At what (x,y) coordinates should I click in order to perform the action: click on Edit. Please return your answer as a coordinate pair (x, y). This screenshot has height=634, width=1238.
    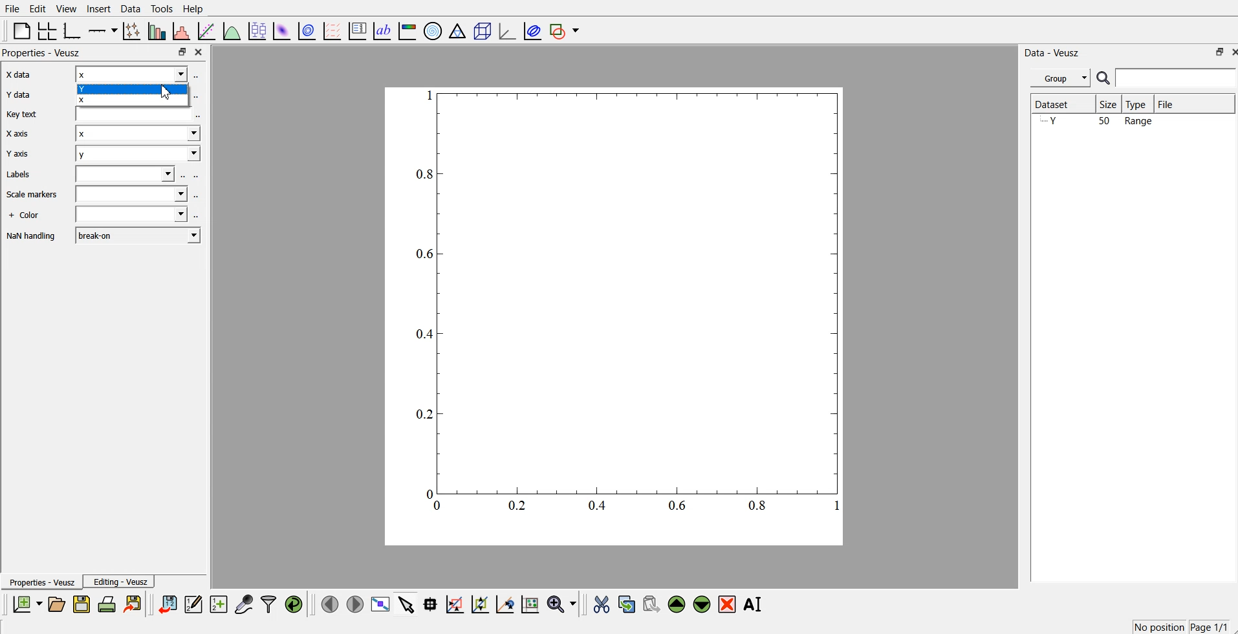
    Looking at the image, I should click on (38, 8).